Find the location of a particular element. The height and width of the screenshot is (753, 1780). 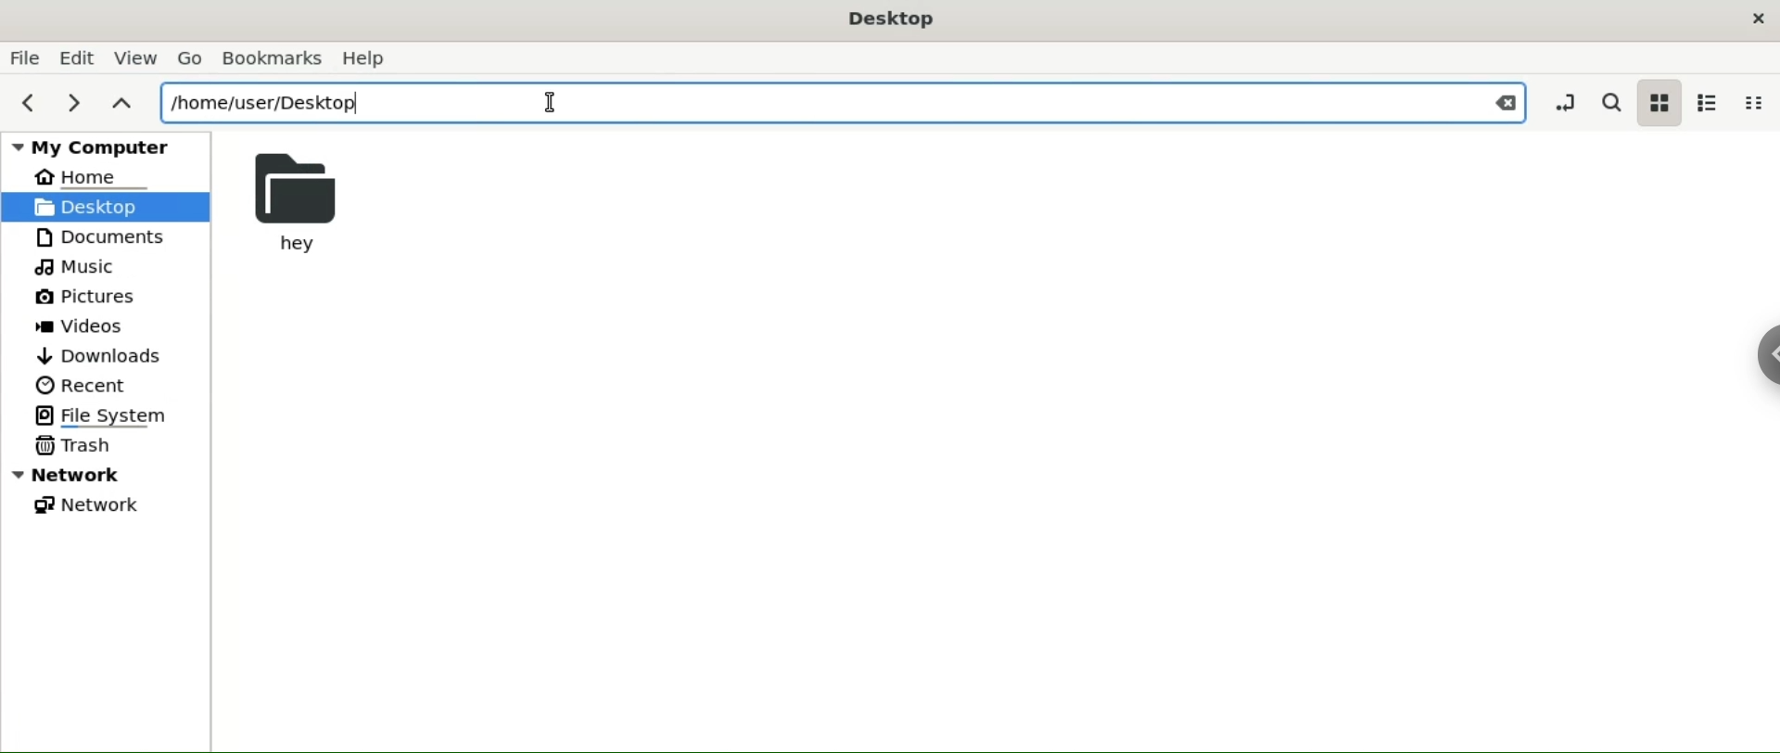

bookmarks is located at coordinates (273, 57).